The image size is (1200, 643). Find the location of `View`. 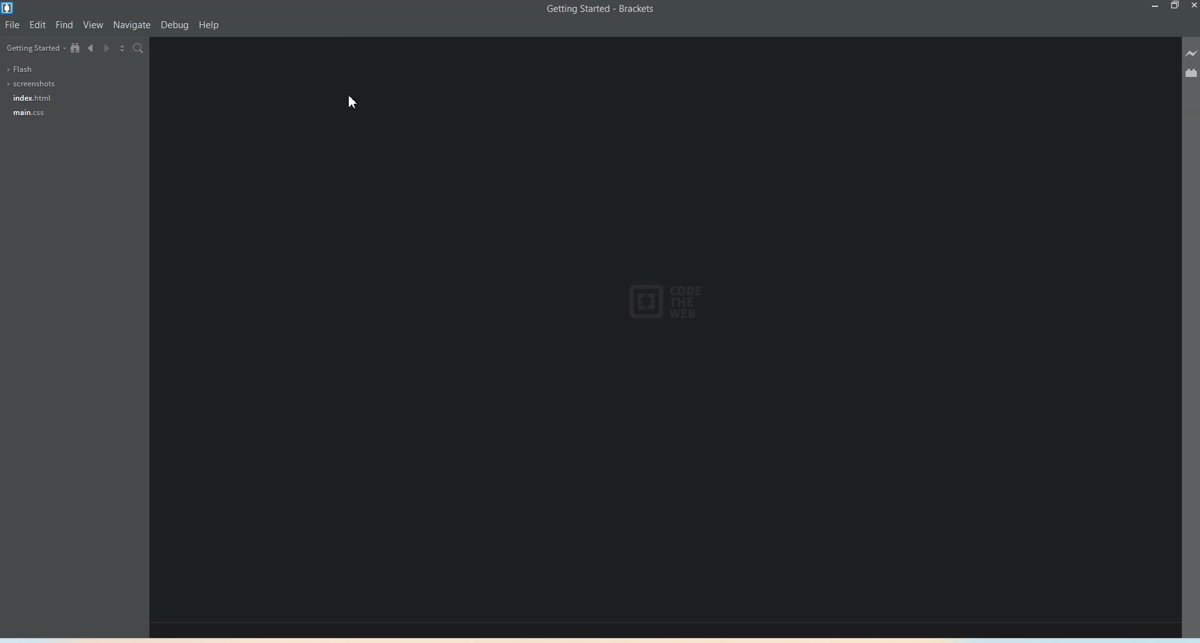

View is located at coordinates (93, 25).